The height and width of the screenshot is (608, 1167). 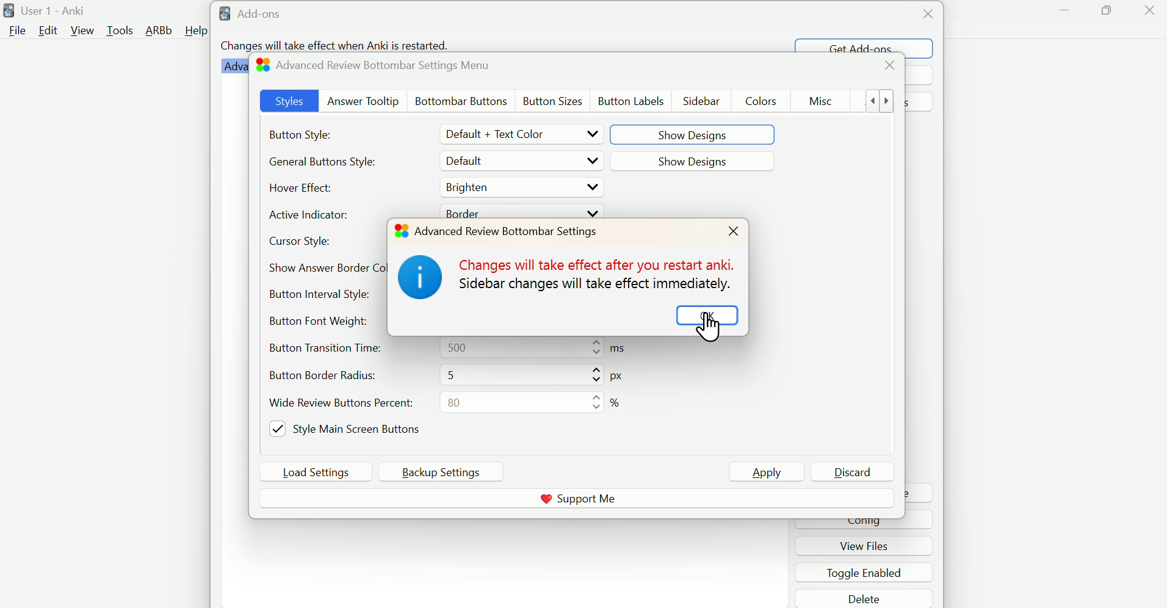 I want to click on Hover Effect, so click(x=303, y=186).